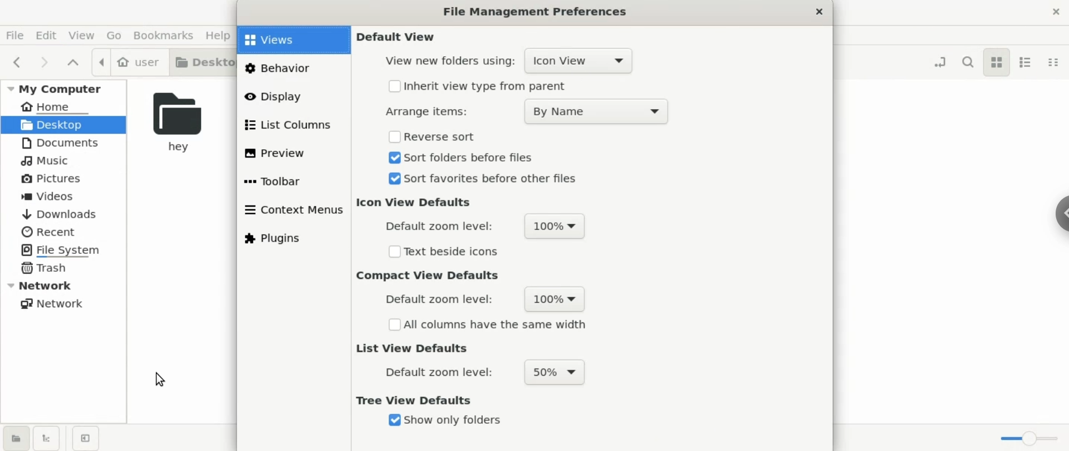 The width and height of the screenshot is (1069, 451). What do you see at coordinates (48, 36) in the screenshot?
I see `edit` at bounding box center [48, 36].